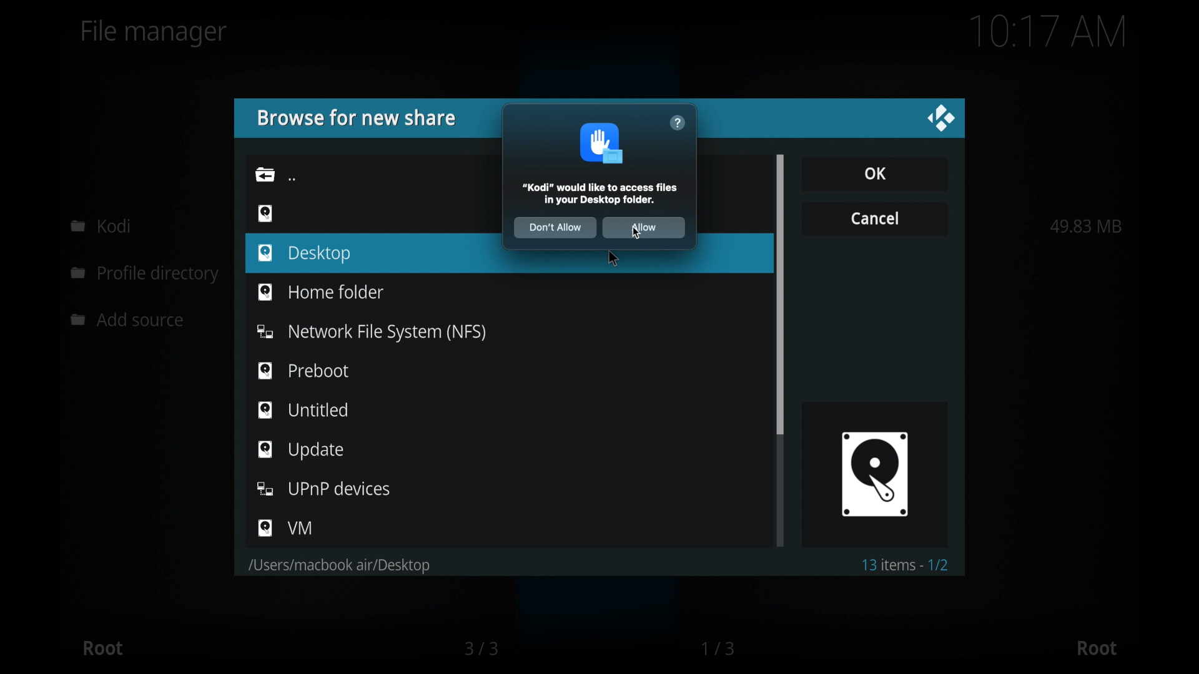 This screenshot has width=1199, height=674. What do you see at coordinates (306, 254) in the screenshot?
I see `desktop` at bounding box center [306, 254].